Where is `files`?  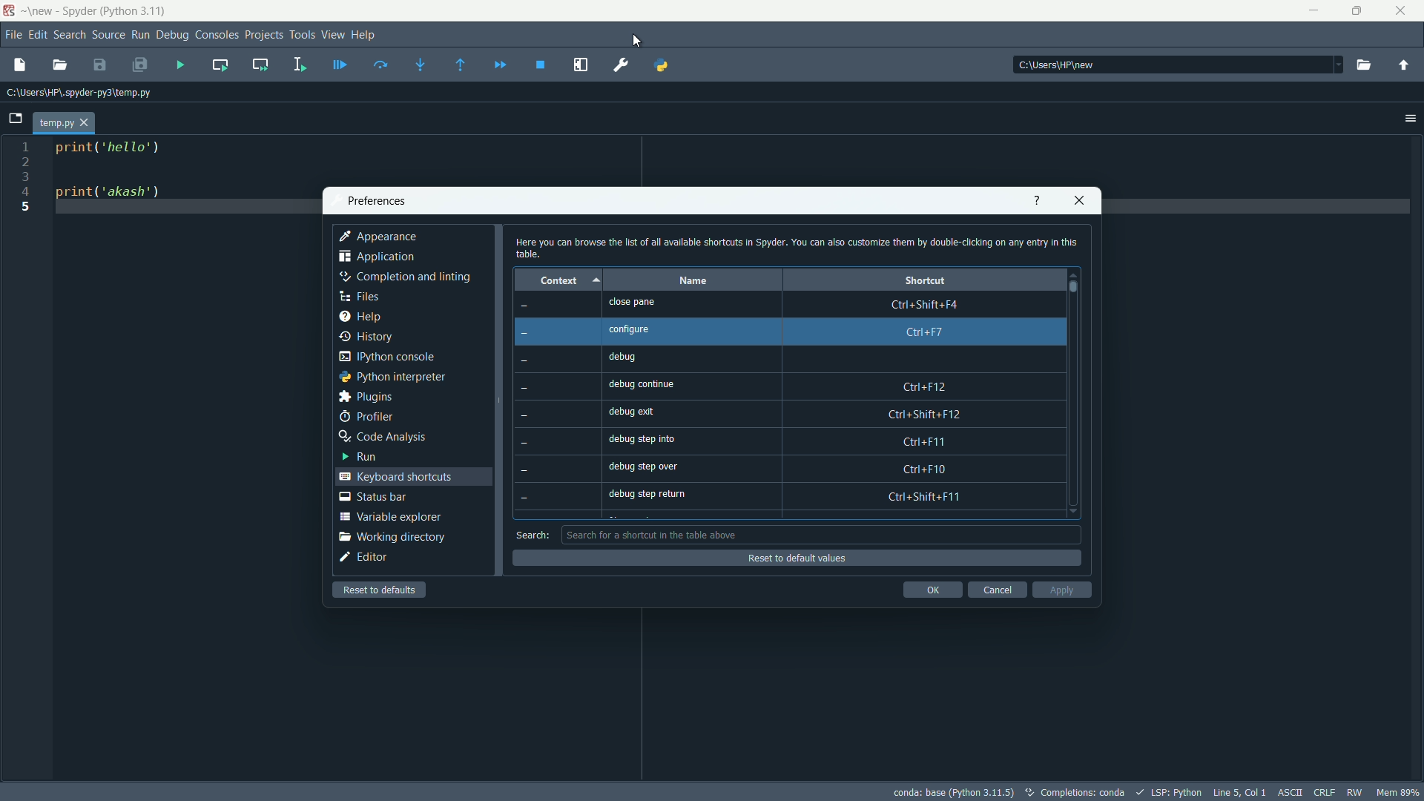
files is located at coordinates (358, 297).